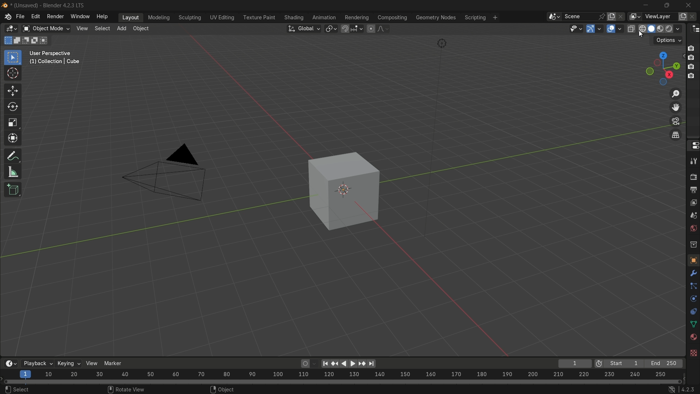 Image resolution: width=700 pixels, height=394 pixels. I want to click on add tab, so click(121, 28).